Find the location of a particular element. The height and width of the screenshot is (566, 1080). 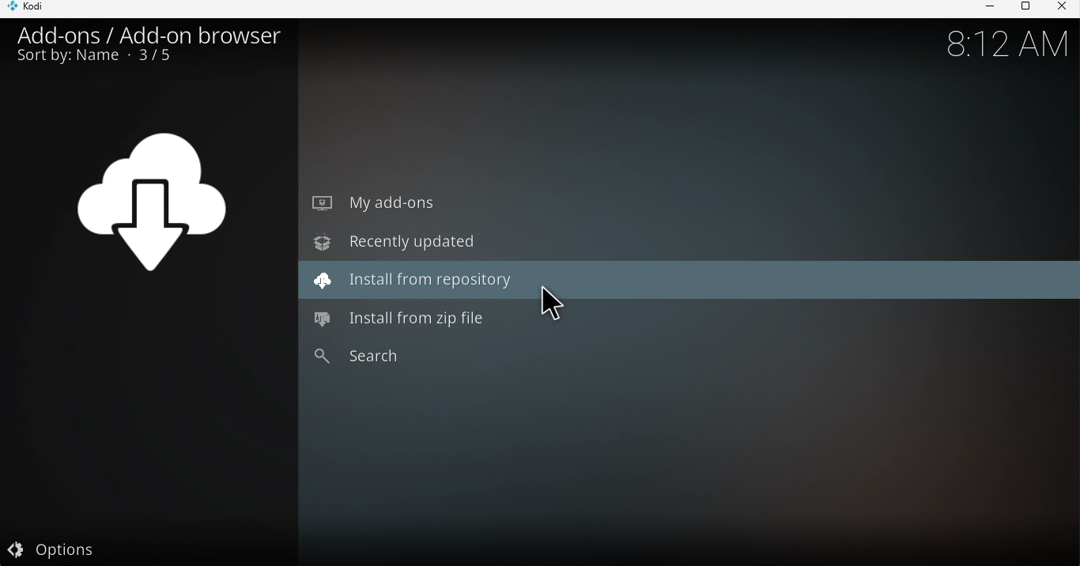

Maximize is located at coordinates (1022, 9).